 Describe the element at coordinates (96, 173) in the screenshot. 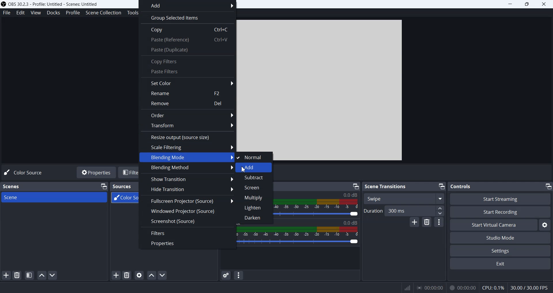

I see `Properties` at that location.